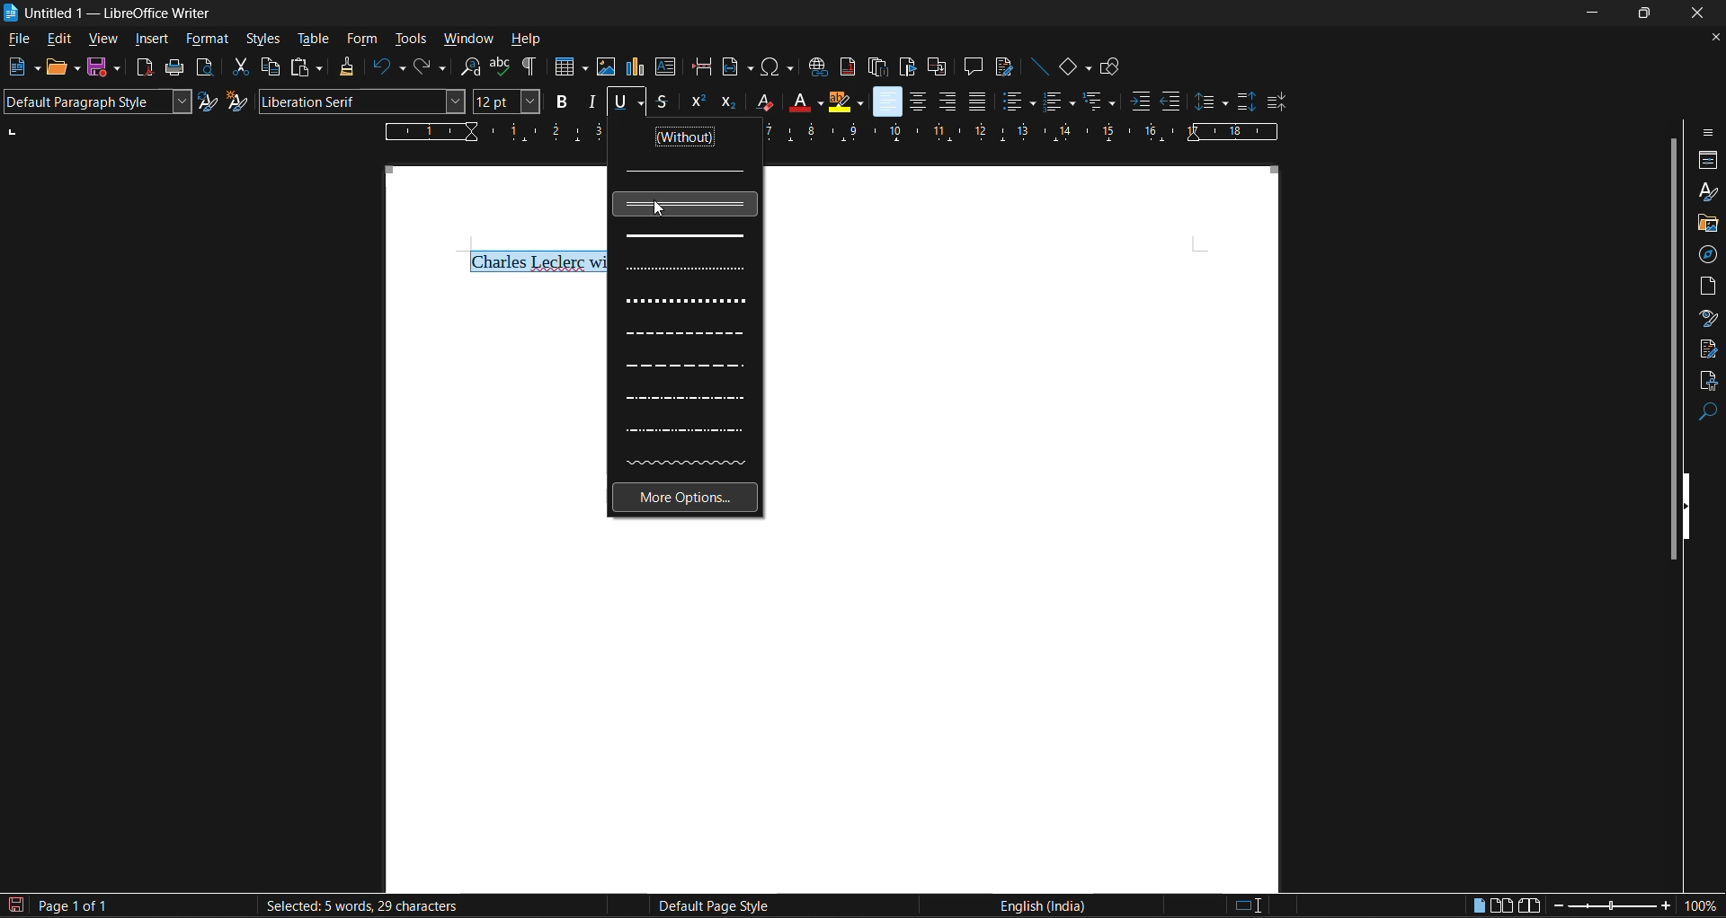 This screenshot has width=1726, height=918. Describe the element at coordinates (241, 66) in the screenshot. I see `cut` at that location.